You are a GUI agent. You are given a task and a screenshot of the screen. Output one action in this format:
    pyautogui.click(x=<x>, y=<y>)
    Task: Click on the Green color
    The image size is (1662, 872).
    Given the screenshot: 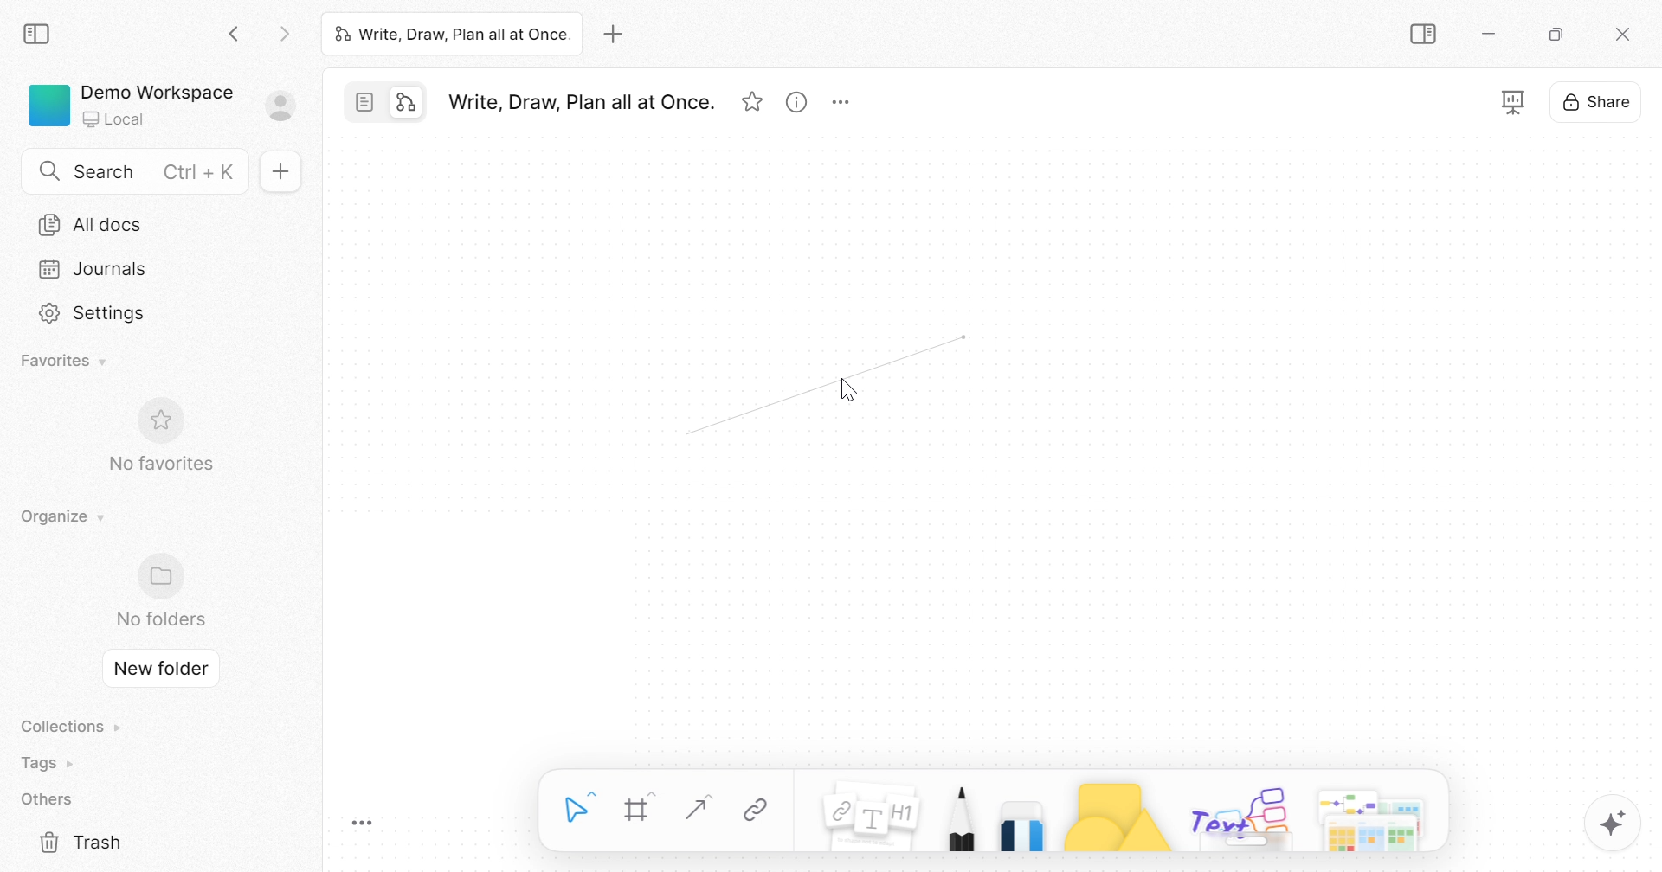 What is the action you would take?
    pyautogui.click(x=49, y=104)
    